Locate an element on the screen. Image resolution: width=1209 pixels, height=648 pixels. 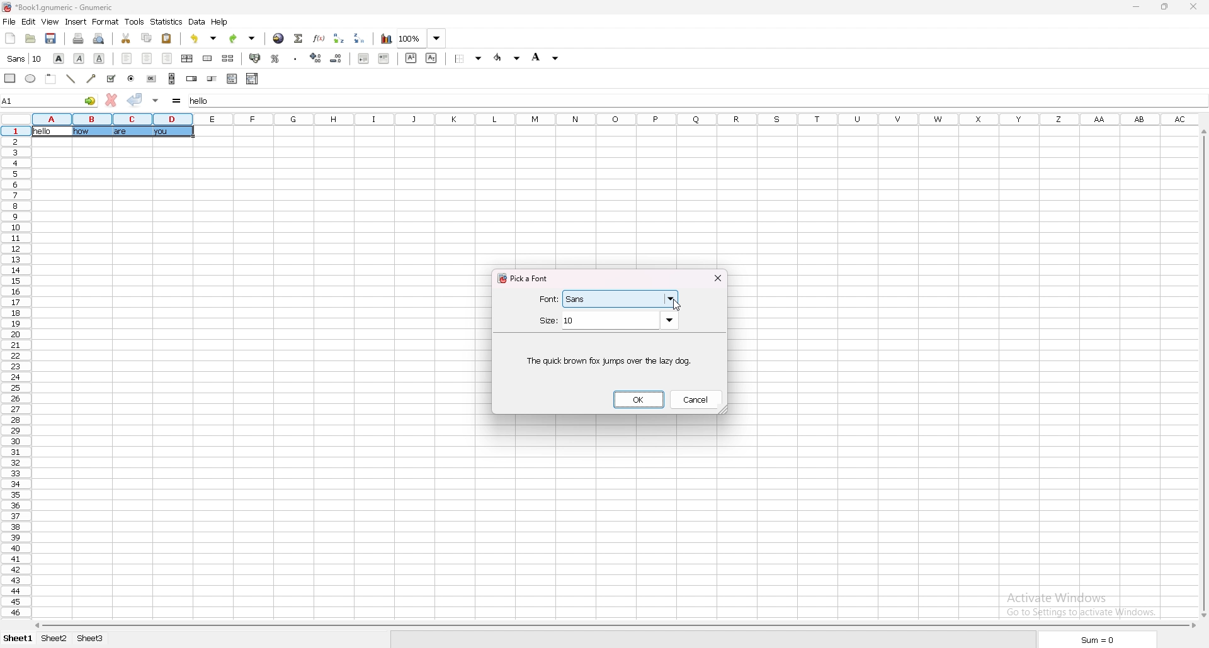
foreground is located at coordinates (507, 58).